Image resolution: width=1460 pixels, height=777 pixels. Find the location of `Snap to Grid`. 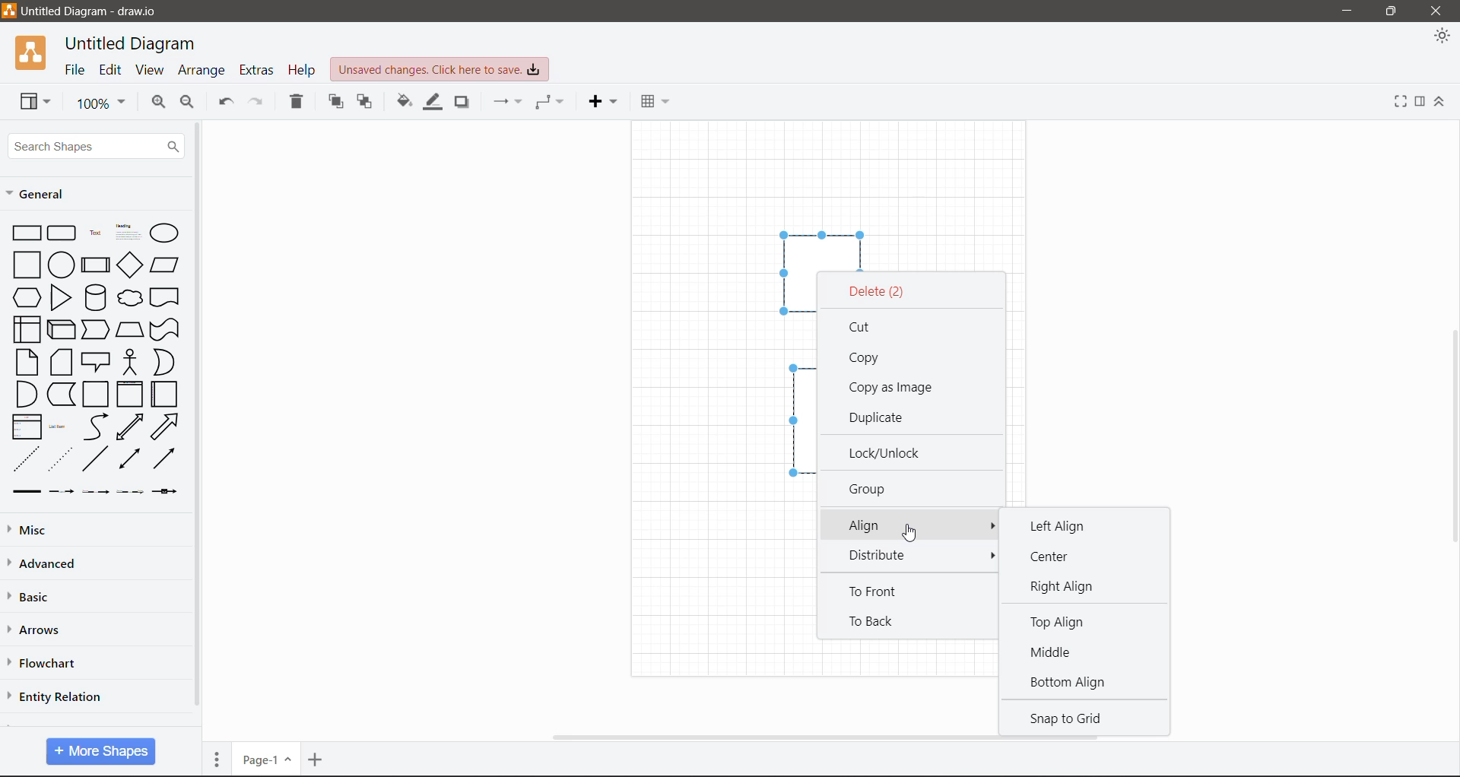

Snap to Grid is located at coordinates (1079, 718).